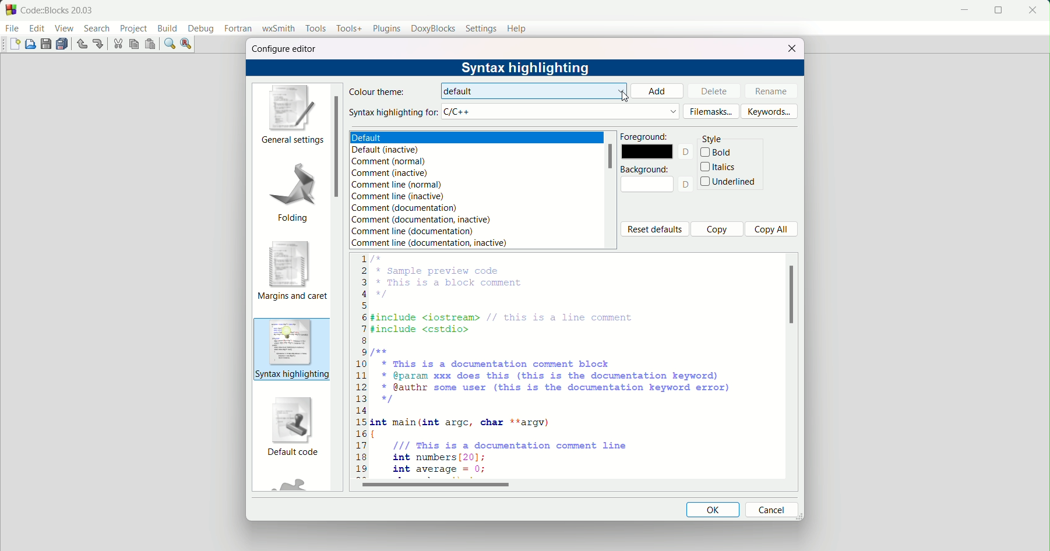 Image resolution: width=1050 pixels, height=551 pixels. What do you see at coordinates (685, 153) in the screenshot?
I see `text` at bounding box center [685, 153].